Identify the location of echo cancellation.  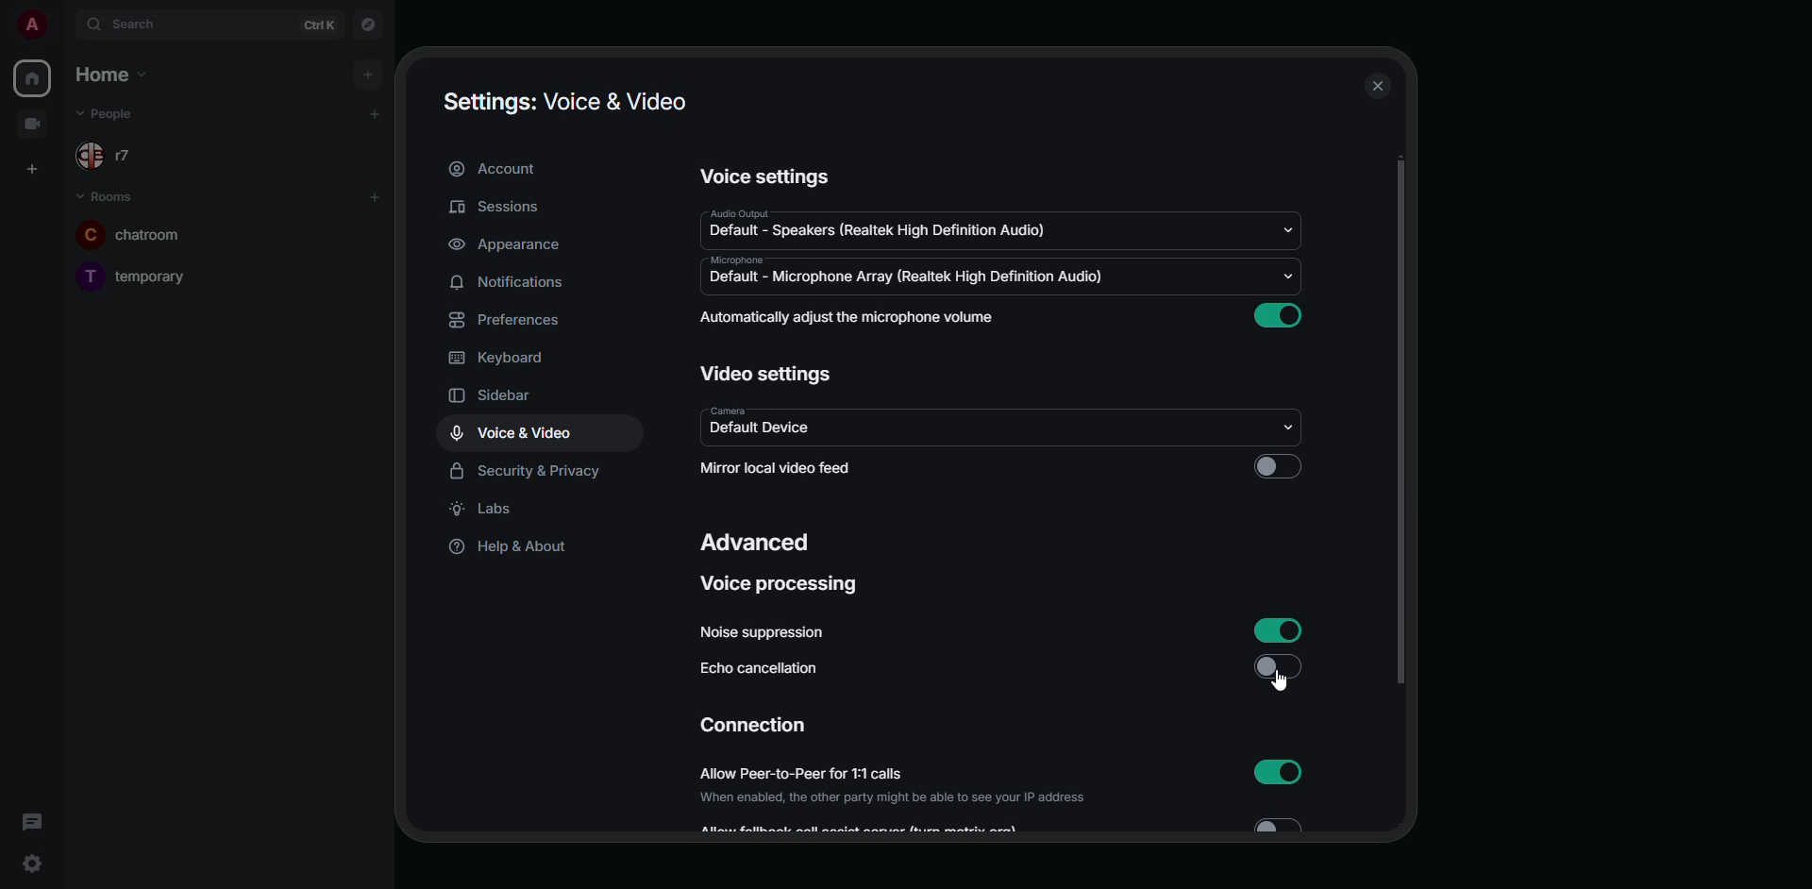
(759, 671).